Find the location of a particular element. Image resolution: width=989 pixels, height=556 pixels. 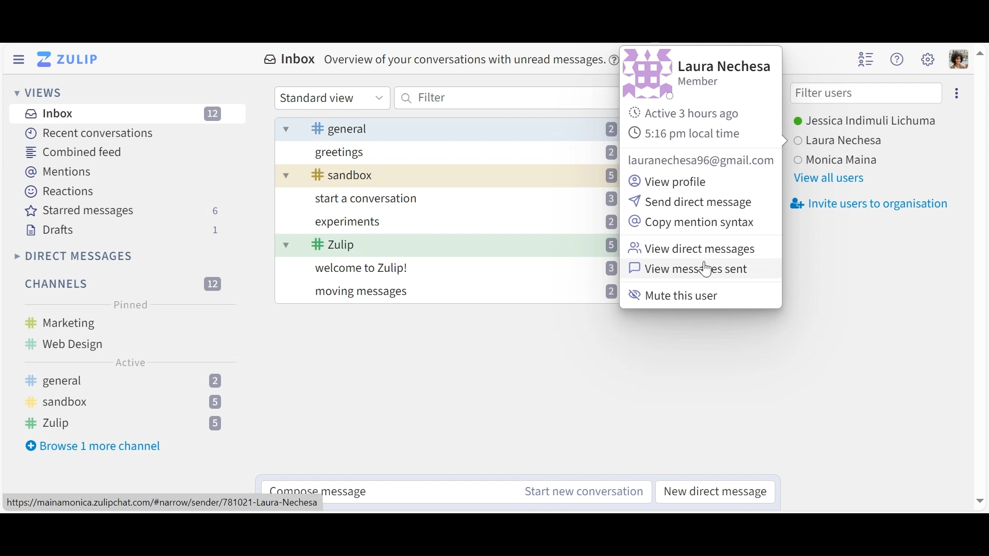

View messages sent is located at coordinates (691, 269).